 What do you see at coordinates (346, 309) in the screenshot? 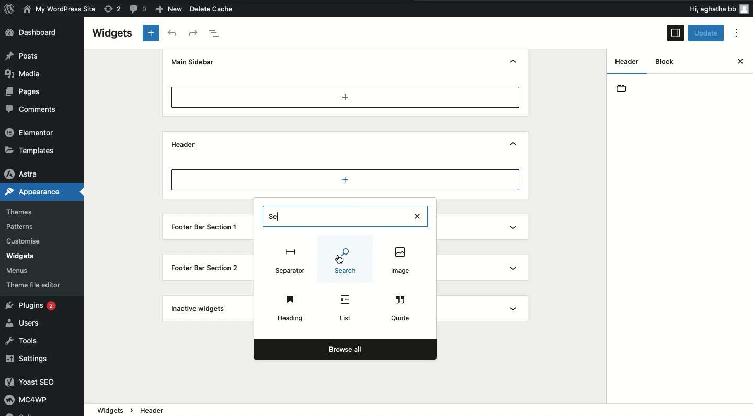
I see `Custom HTML` at bounding box center [346, 309].